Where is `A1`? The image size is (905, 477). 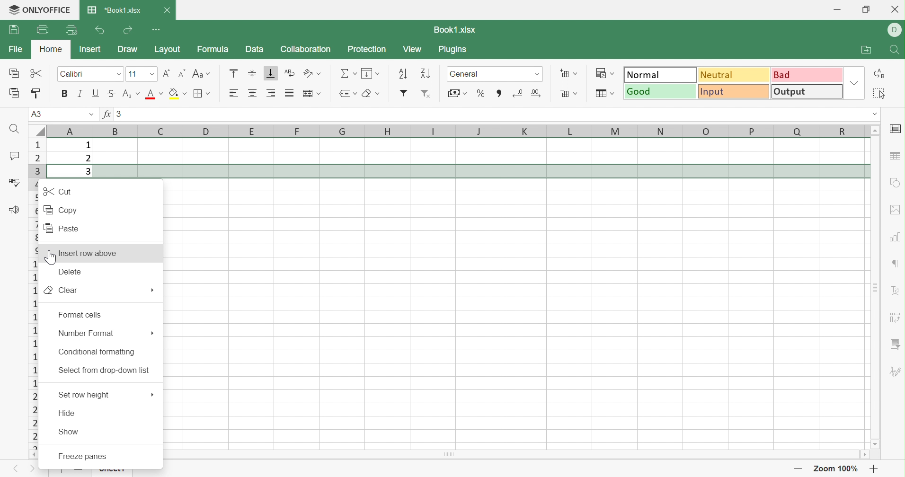
A1 is located at coordinates (38, 114).